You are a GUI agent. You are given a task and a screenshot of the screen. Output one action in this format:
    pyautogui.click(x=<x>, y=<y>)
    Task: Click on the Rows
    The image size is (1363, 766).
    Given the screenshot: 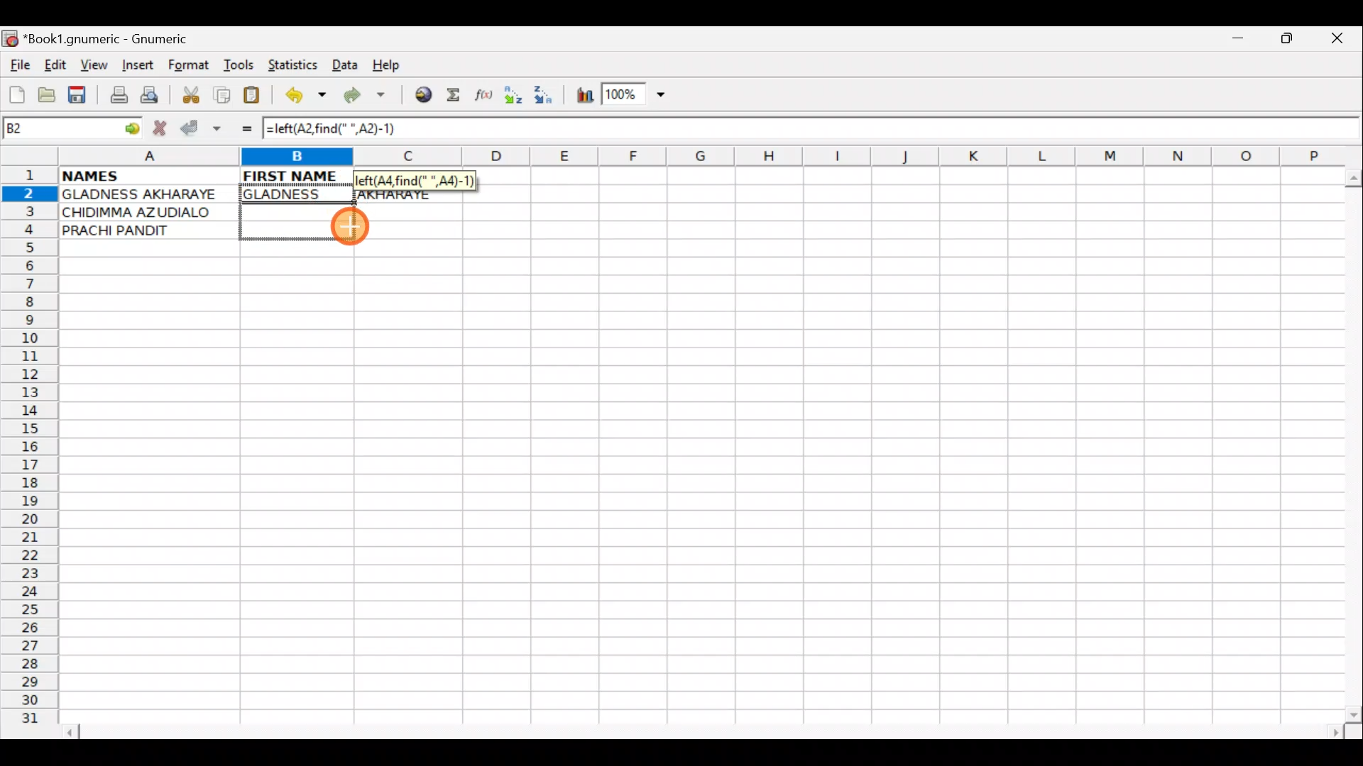 What is the action you would take?
    pyautogui.click(x=30, y=451)
    